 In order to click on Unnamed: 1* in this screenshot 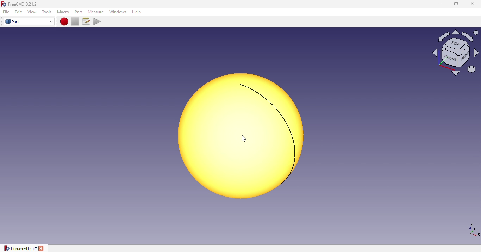, I will do `click(24, 248)`.